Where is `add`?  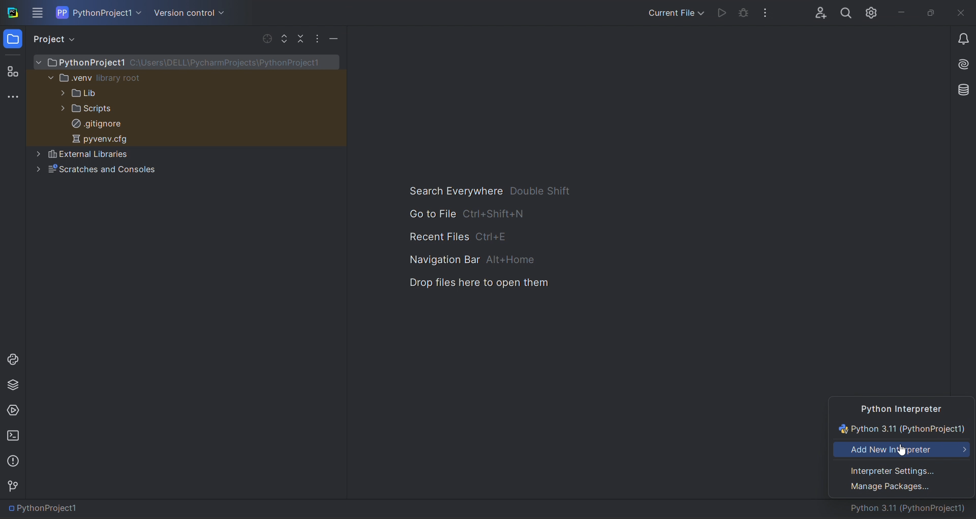 add is located at coordinates (903, 451).